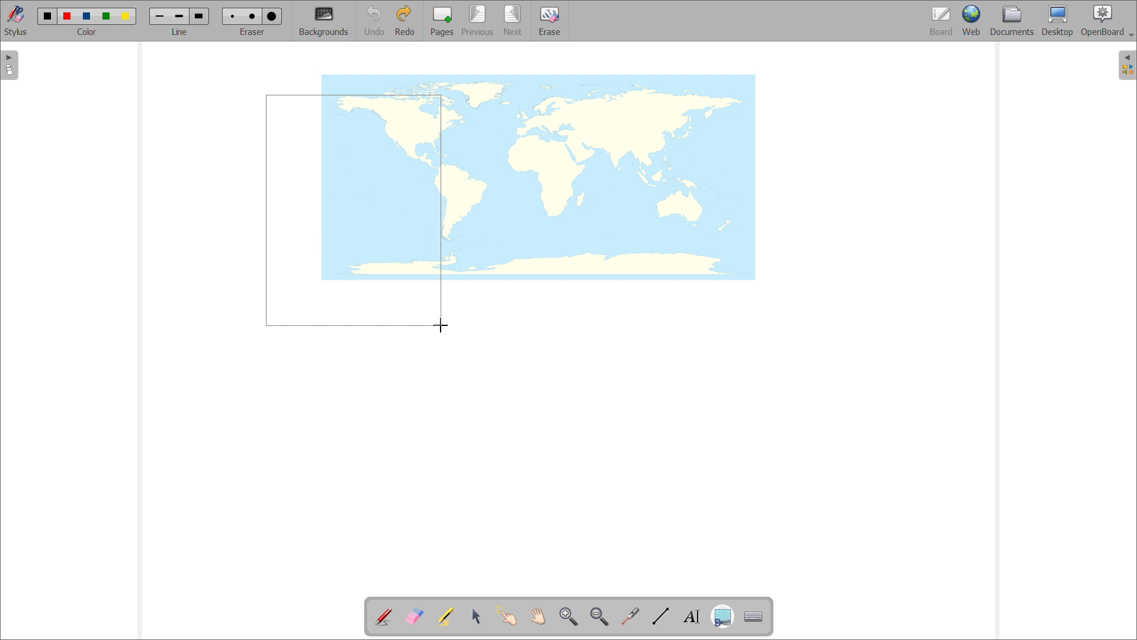 Image resolution: width=1137 pixels, height=640 pixels. Describe the element at coordinates (445, 617) in the screenshot. I see `highlights` at that location.